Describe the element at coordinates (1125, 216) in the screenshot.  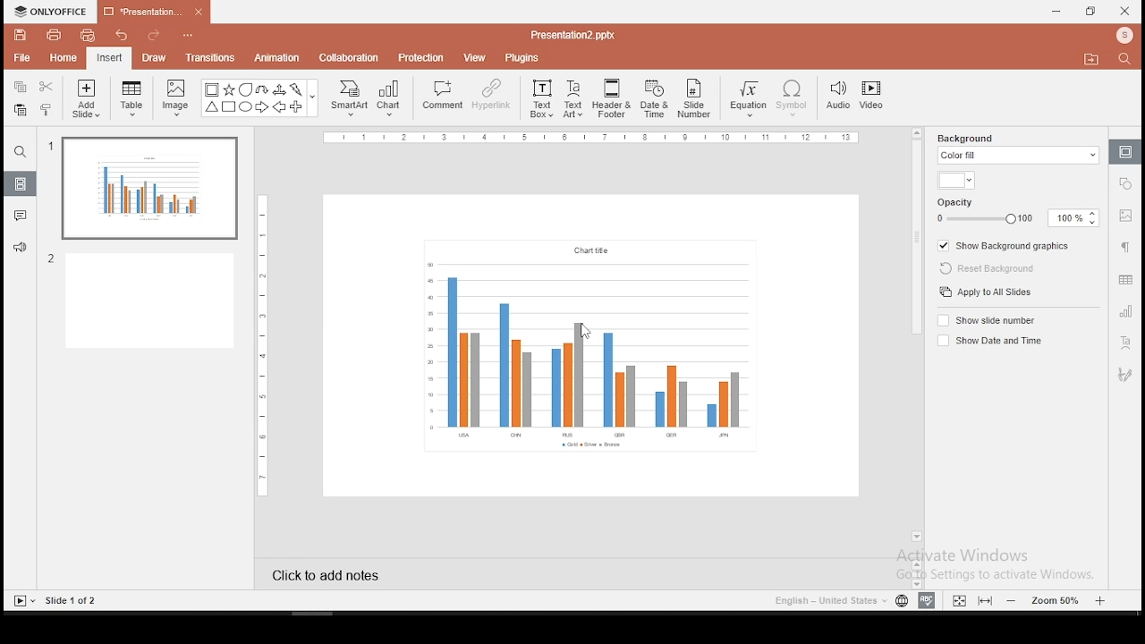
I see `image settings` at that location.